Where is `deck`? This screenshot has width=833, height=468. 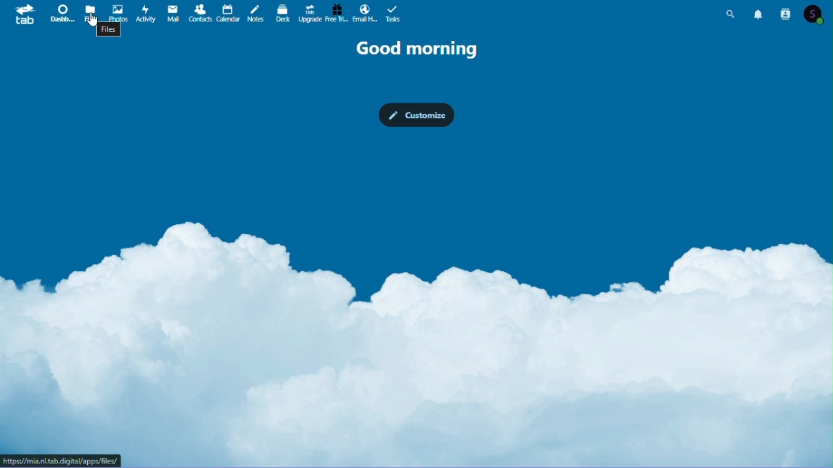 deck is located at coordinates (282, 13).